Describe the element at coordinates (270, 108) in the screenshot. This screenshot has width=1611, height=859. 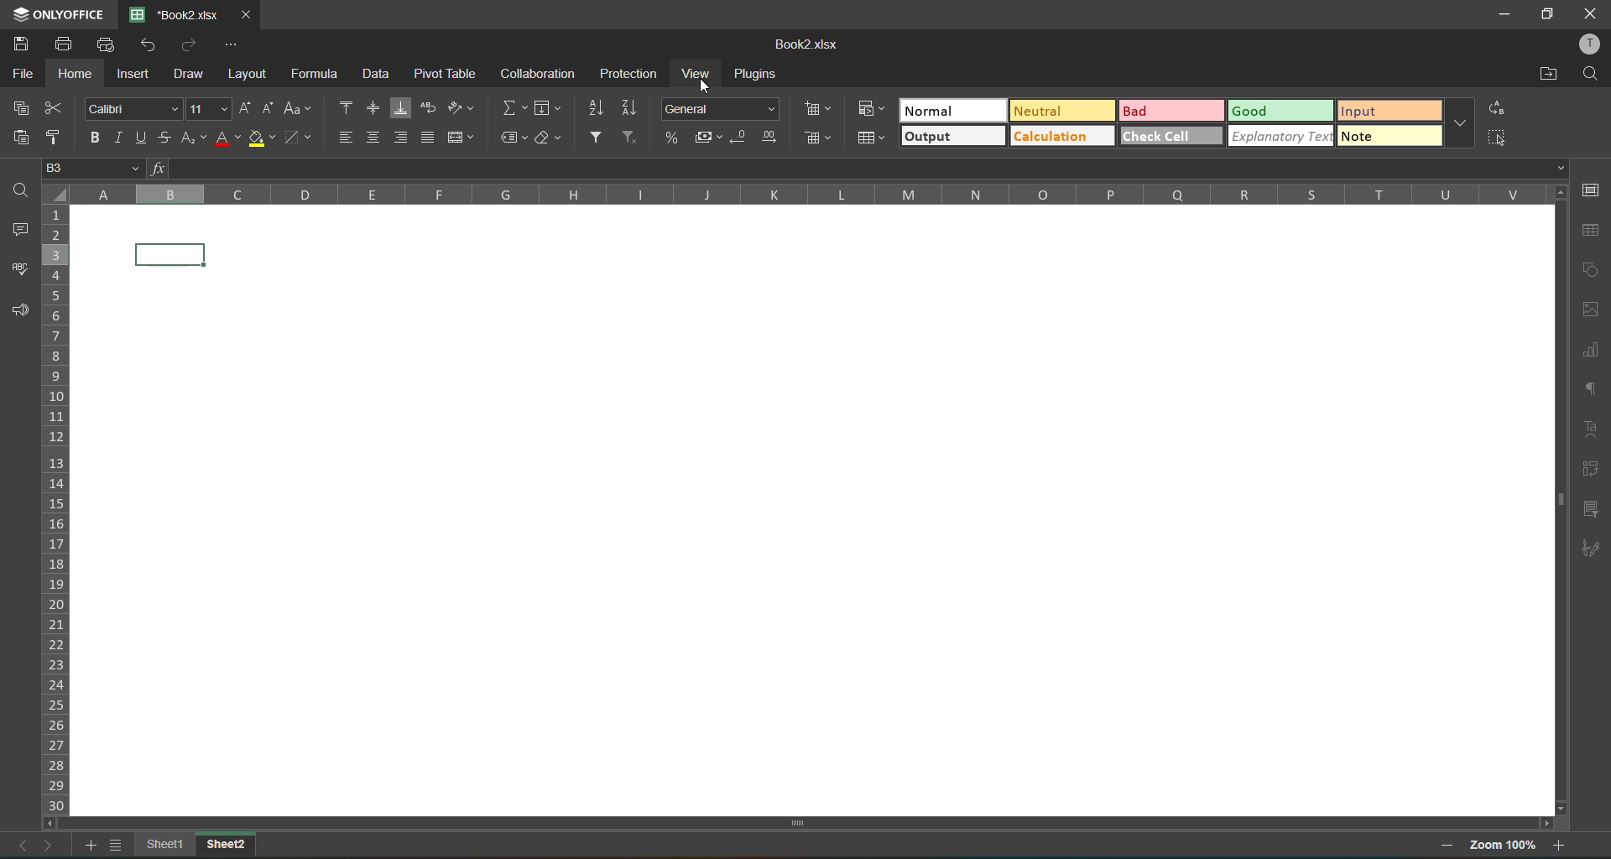
I see `decrement size` at that location.